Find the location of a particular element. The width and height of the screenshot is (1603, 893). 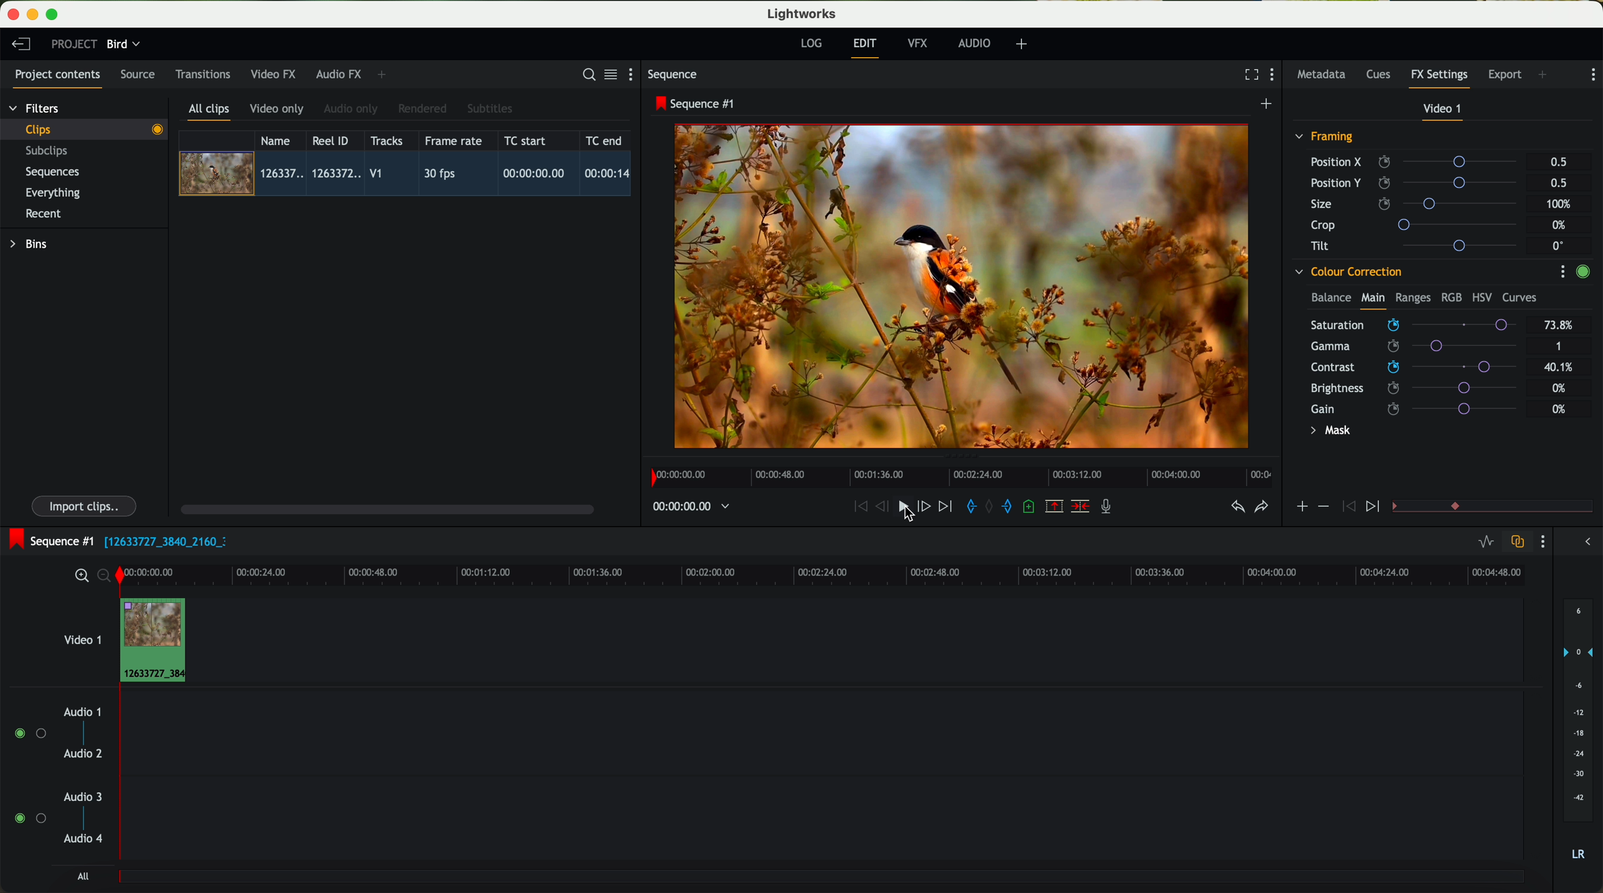

recent is located at coordinates (44, 215).